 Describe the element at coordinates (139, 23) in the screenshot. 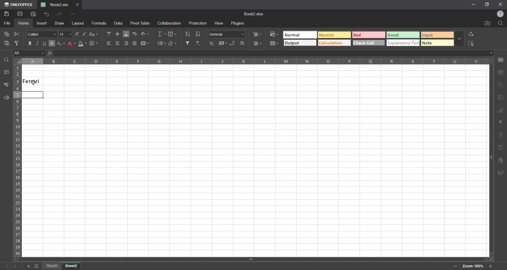

I see `pivot table` at that location.